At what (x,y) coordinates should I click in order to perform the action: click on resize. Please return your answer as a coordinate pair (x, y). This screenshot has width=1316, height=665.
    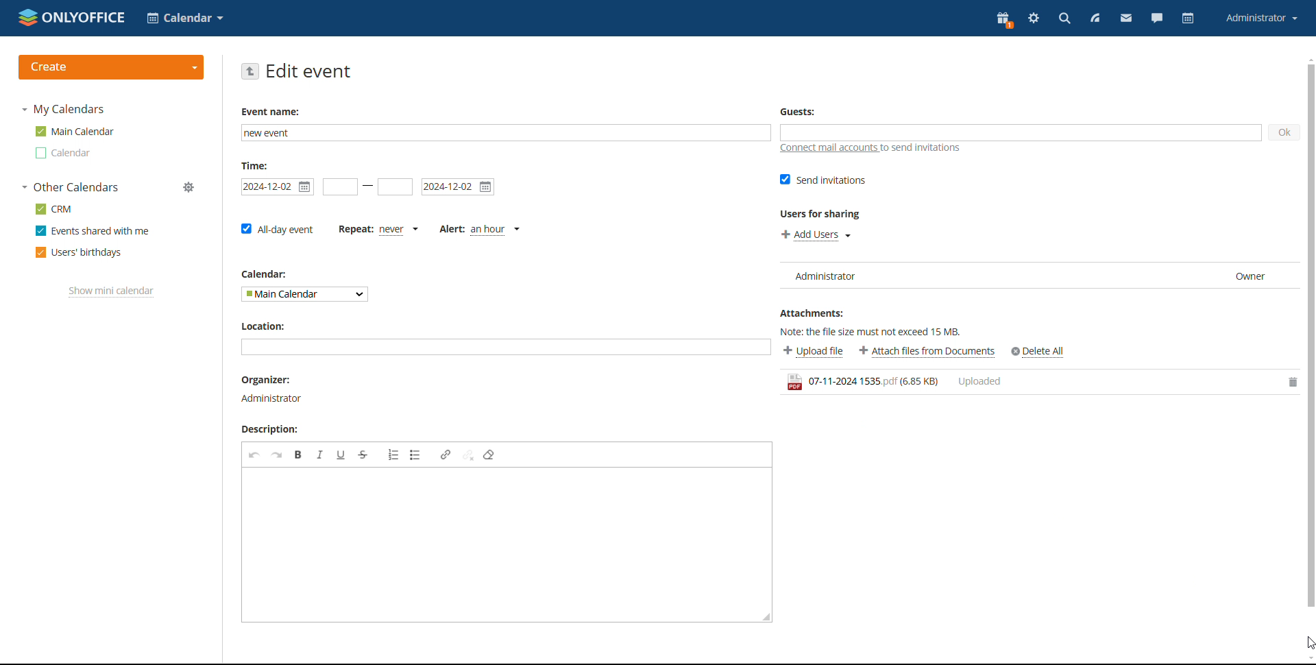
    Looking at the image, I should click on (768, 616).